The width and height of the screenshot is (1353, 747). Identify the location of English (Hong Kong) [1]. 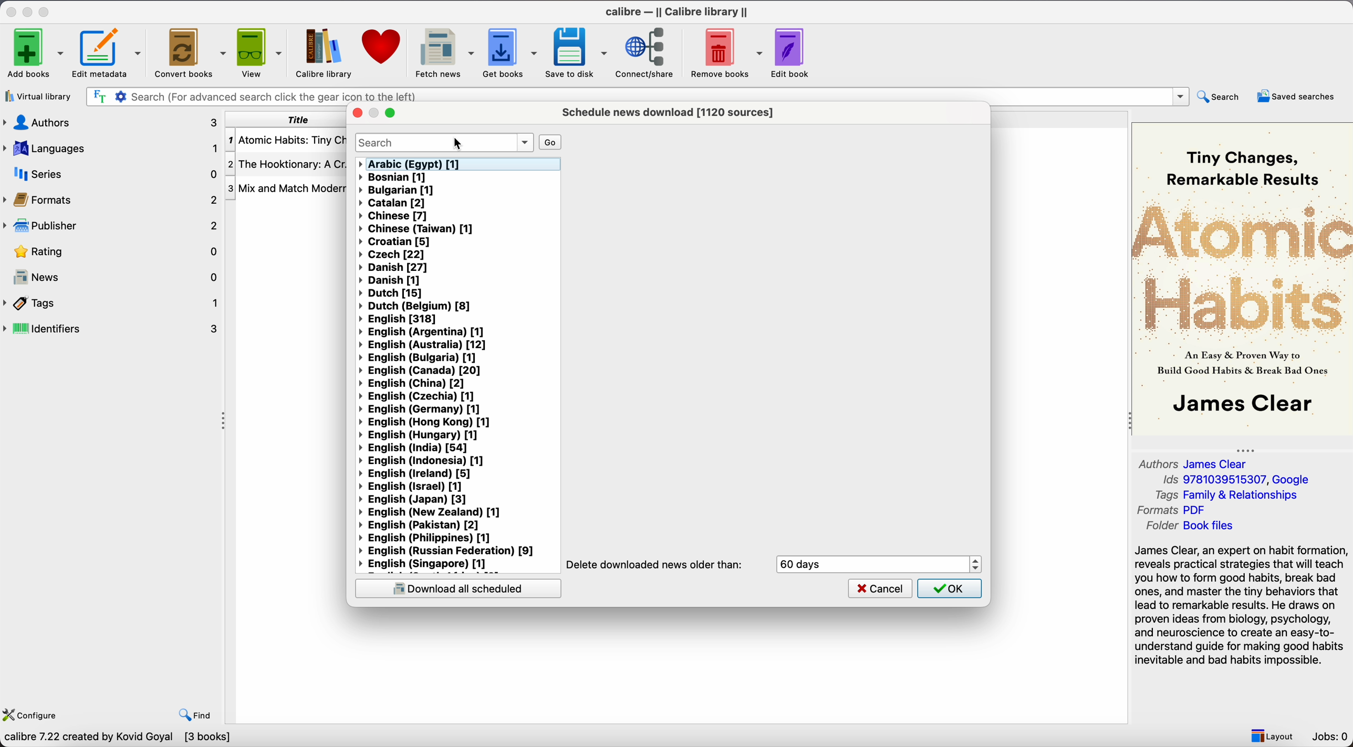
(425, 422).